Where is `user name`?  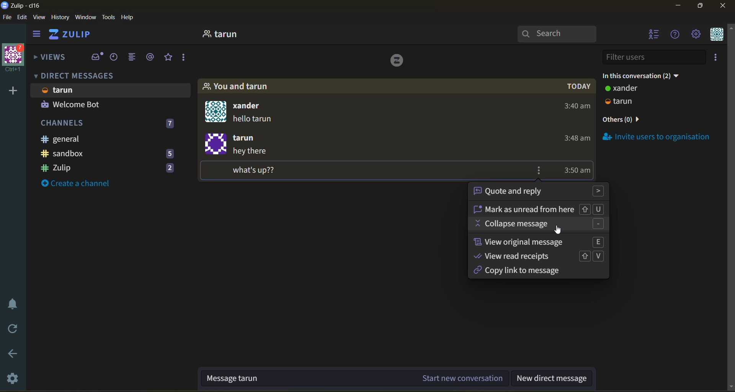
user name is located at coordinates (66, 91).